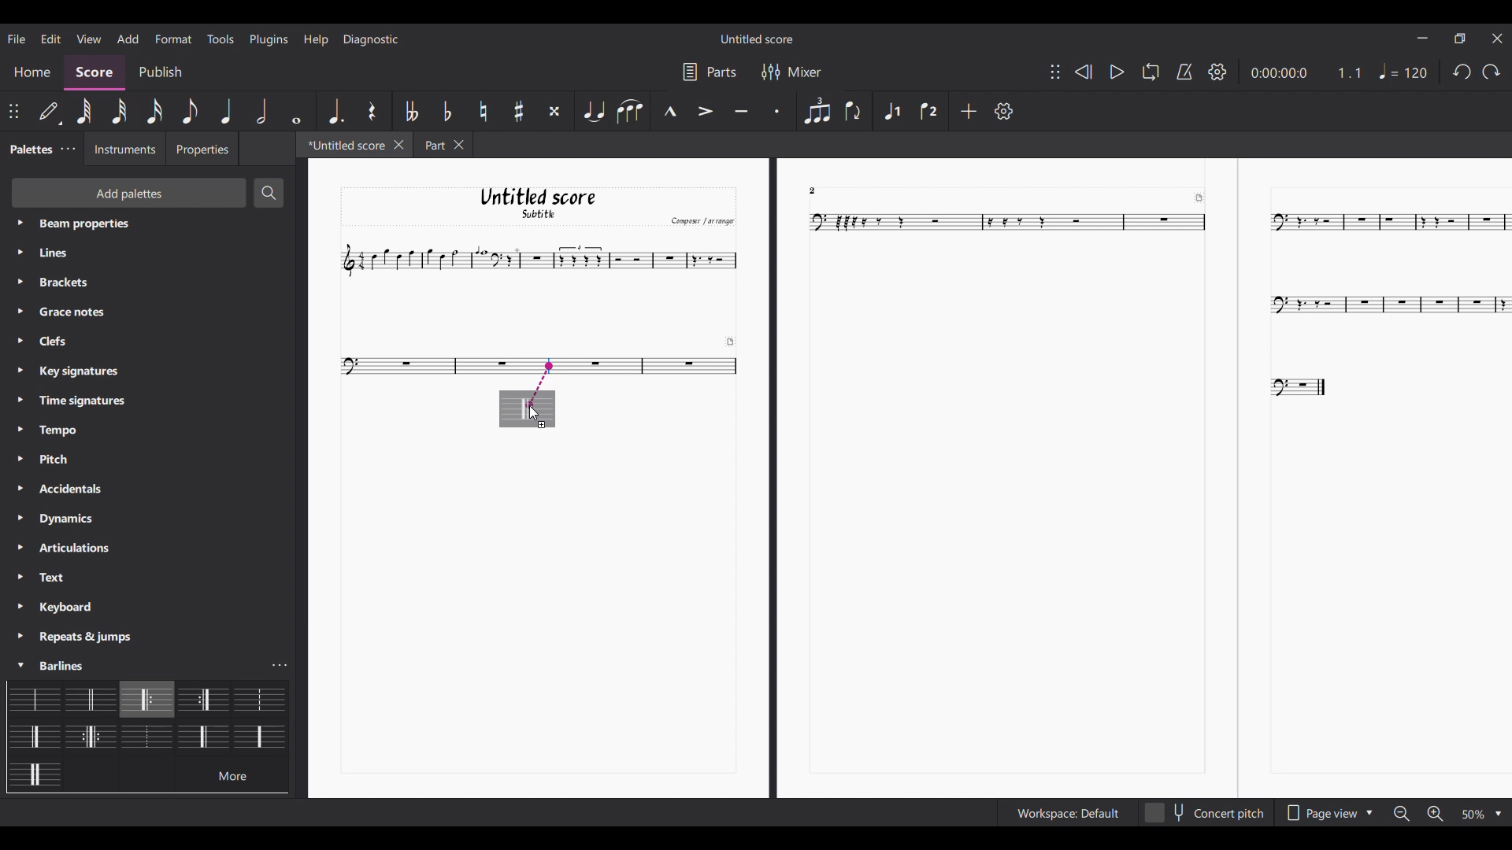 The image size is (1512, 850). What do you see at coordinates (741, 112) in the screenshot?
I see `Tenuto` at bounding box center [741, 112].